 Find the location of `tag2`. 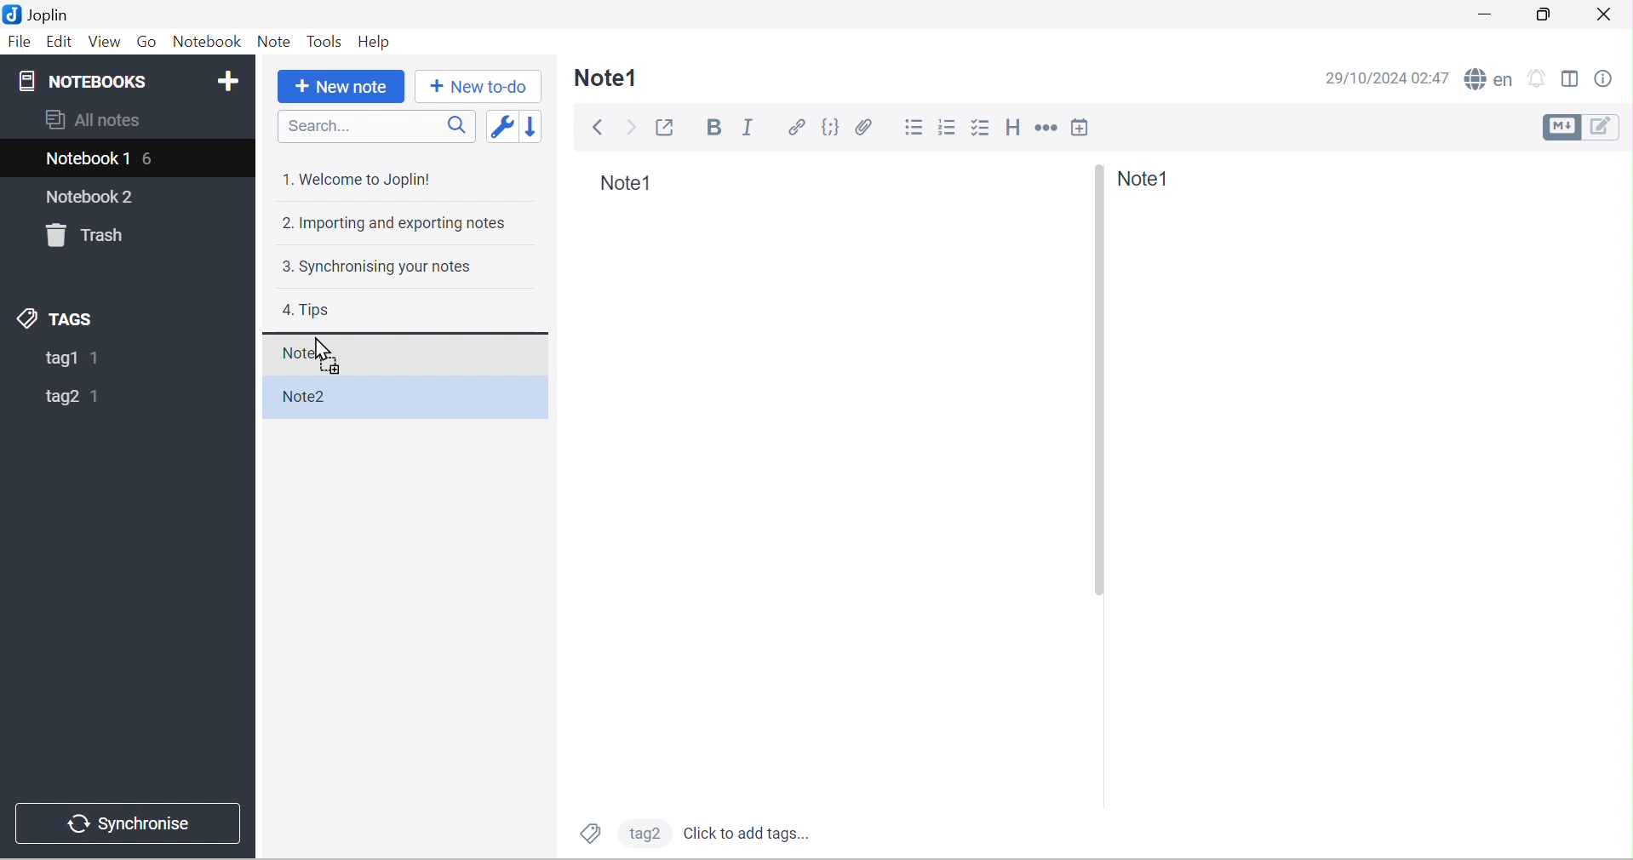

tag2 is located at coordinates (60, 399).